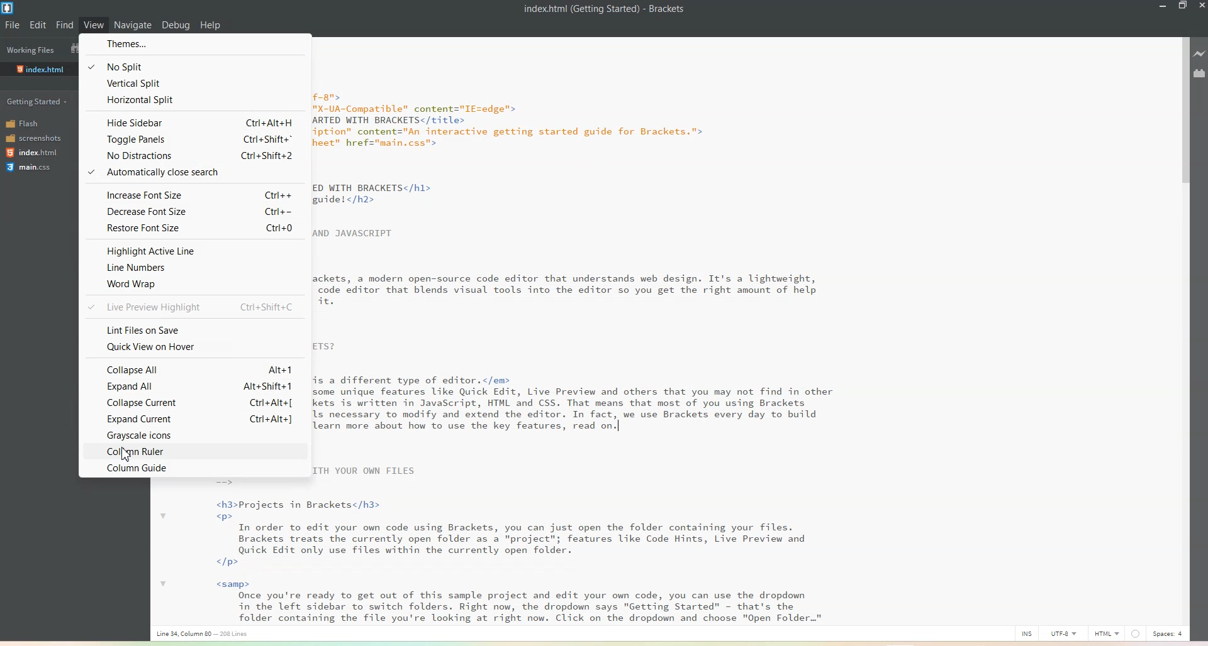  Describe the element at coordinates (193, 122) in the screenshot. I see `Hide Sidebar` at that location.